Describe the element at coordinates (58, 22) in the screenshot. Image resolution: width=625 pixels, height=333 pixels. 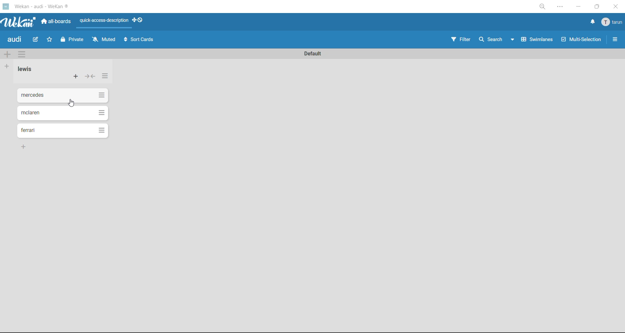
I see `all boards` at that location.